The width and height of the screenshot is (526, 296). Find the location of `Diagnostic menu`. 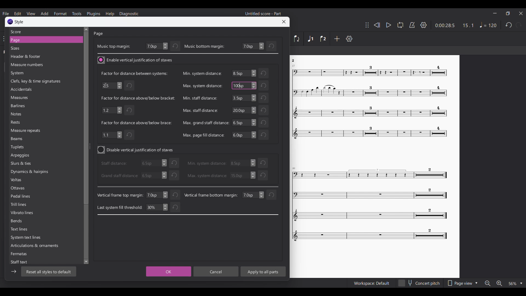

Diagnostic menu is located at coordinates (129, 14).